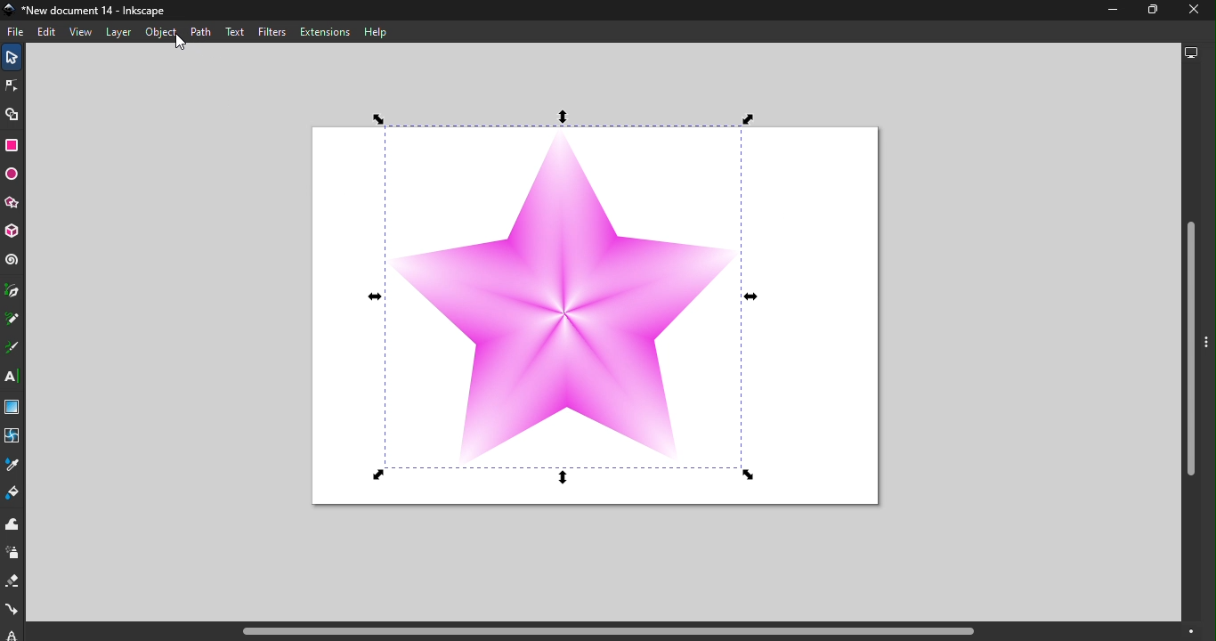  Describe the element at coordinates (12, 464) in the screenshot. I see `Dropper tool` at that location.